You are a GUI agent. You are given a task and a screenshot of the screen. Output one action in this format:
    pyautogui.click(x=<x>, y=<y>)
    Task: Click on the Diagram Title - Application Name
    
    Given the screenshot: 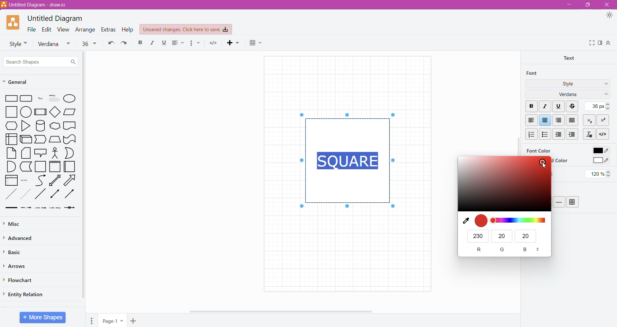 What is the action you would take?
    pyautogui.click(x=37, y=5)
    